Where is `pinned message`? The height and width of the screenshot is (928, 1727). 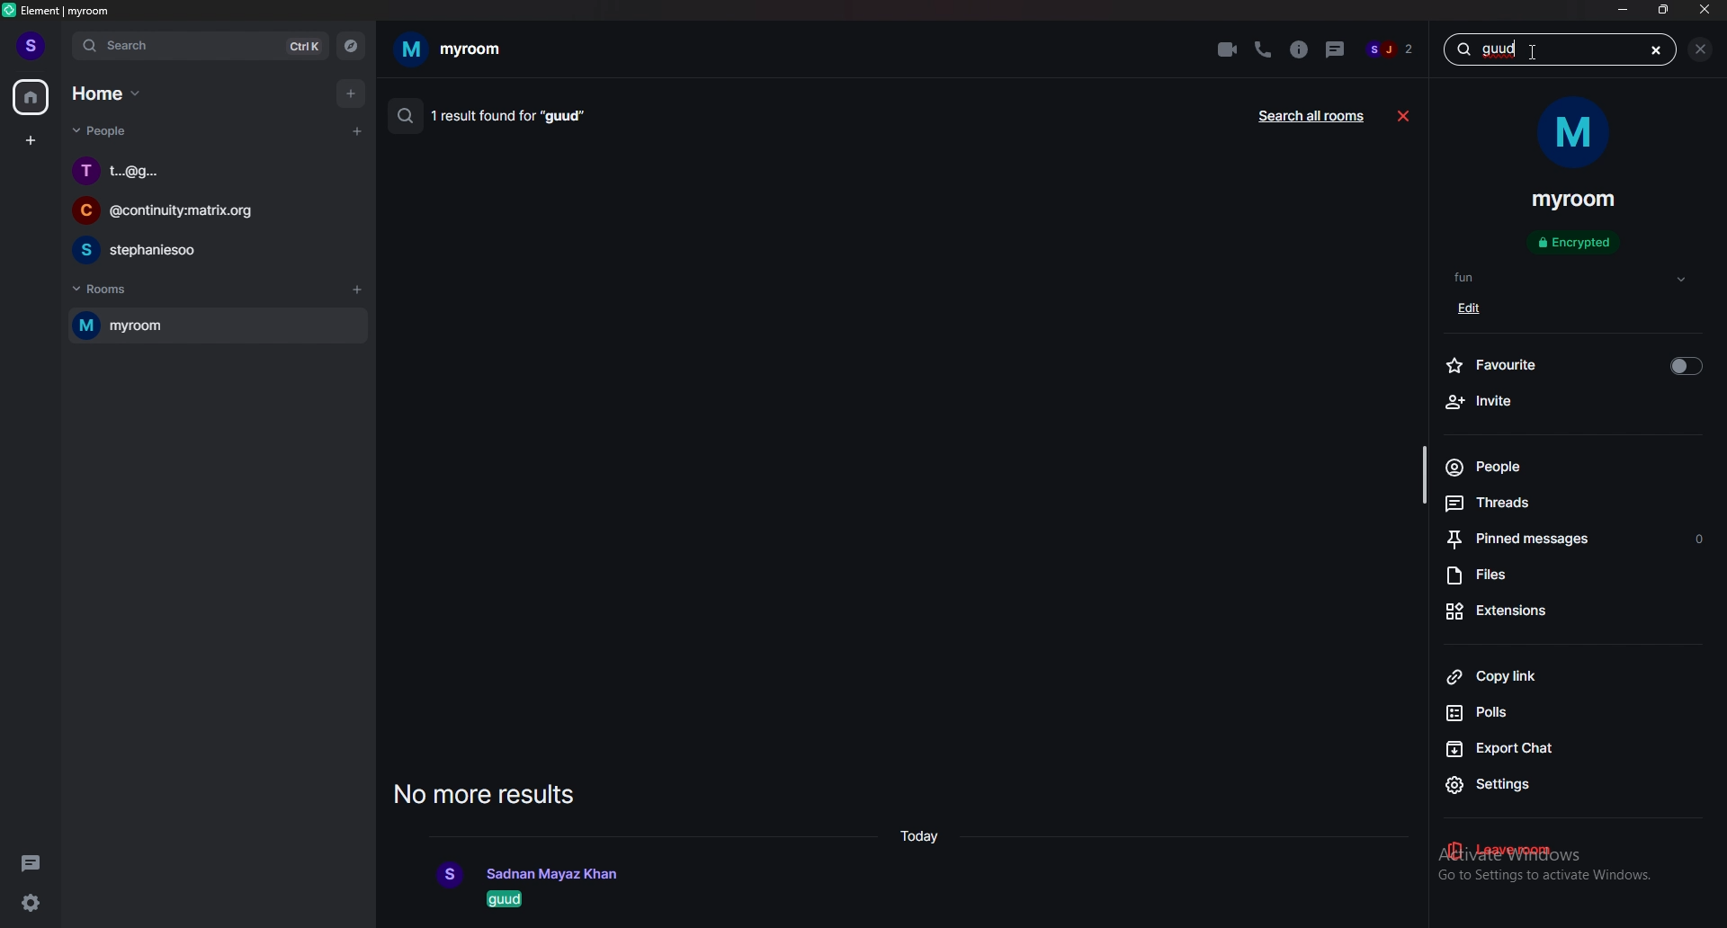
pinned message is located at coordinates (1577, 541).